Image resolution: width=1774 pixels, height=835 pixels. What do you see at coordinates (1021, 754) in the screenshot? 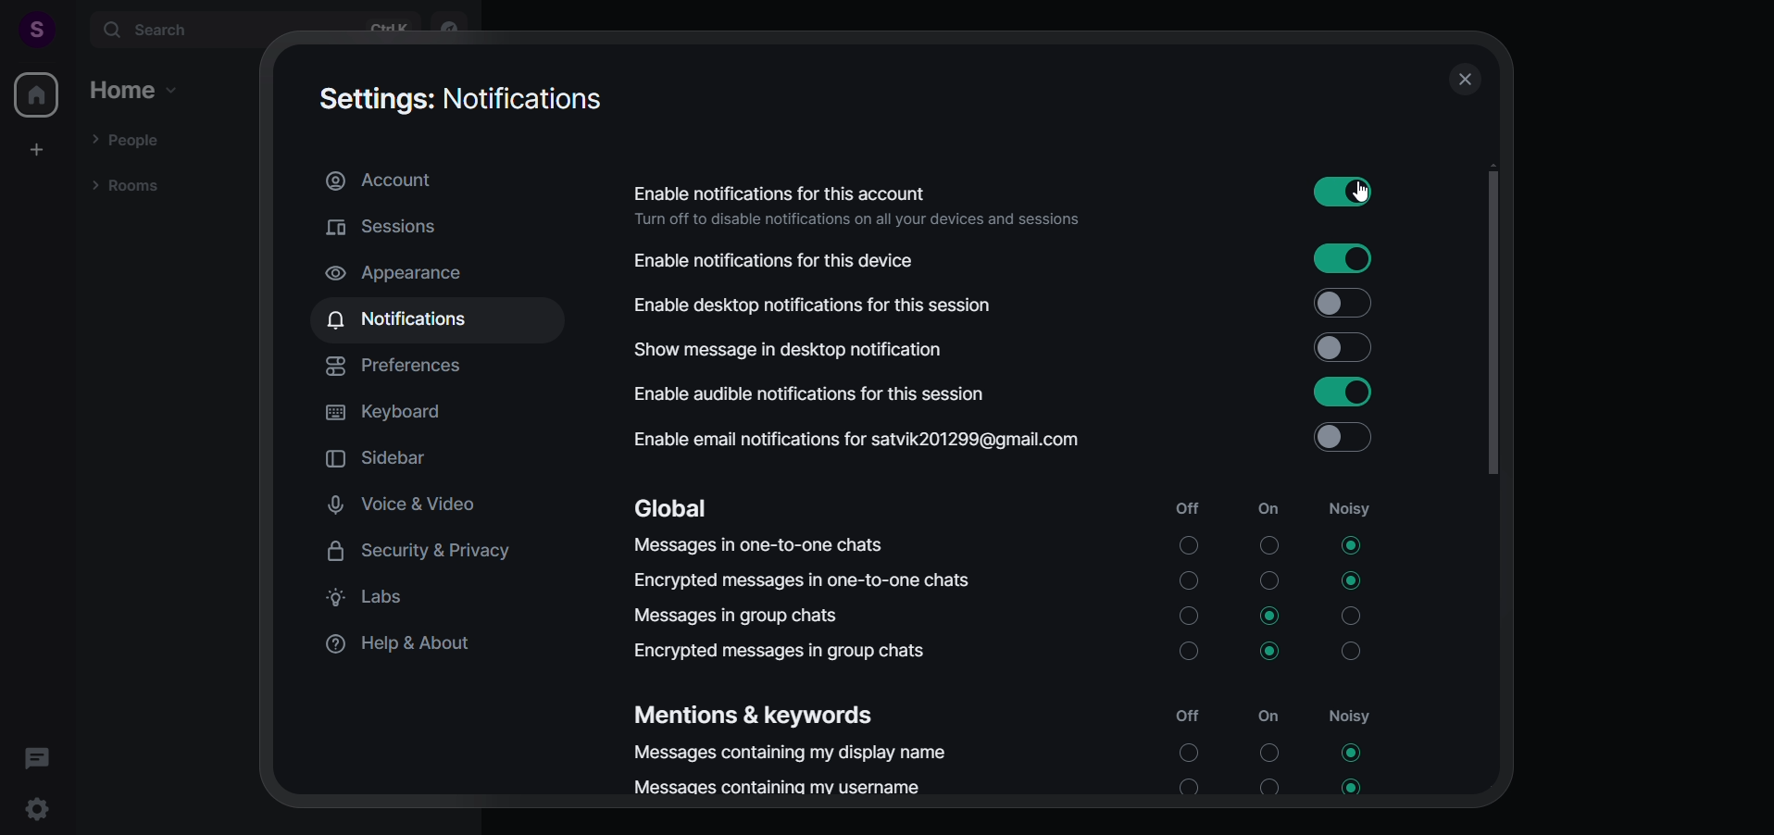
I see `messages containing my display name` at bounding box center [1021, 754].